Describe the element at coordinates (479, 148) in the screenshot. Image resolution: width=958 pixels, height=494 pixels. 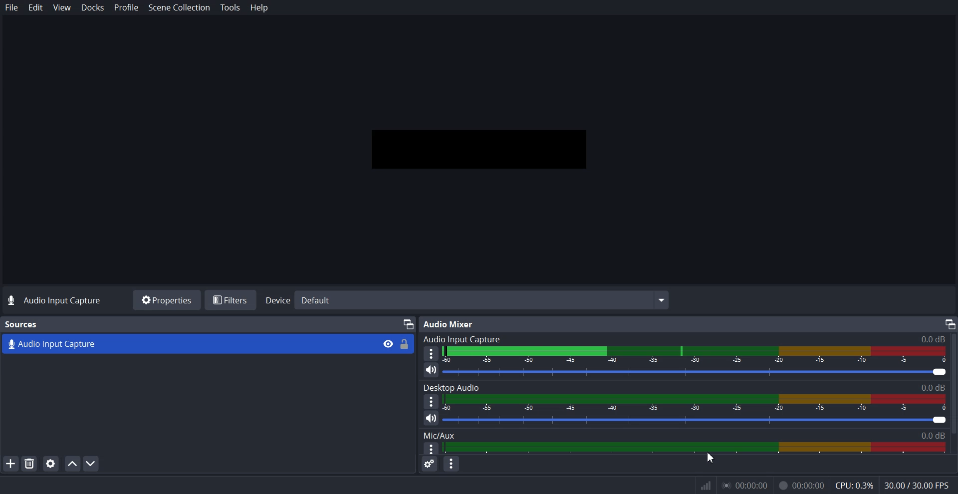
I see `Preview window` at that location.